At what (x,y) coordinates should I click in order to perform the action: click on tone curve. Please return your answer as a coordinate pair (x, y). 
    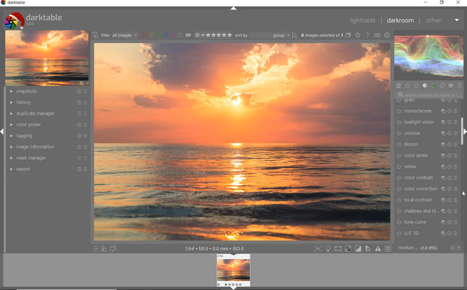
    Looking at the image, I should click on (427, 222).